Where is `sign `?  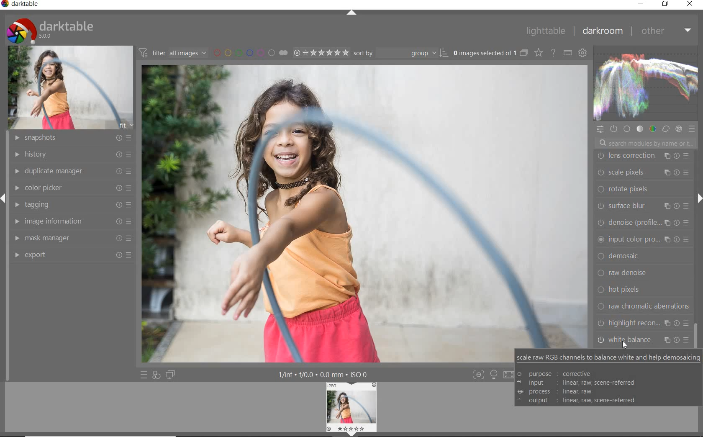 sign  is located at coordinates (493, 375).